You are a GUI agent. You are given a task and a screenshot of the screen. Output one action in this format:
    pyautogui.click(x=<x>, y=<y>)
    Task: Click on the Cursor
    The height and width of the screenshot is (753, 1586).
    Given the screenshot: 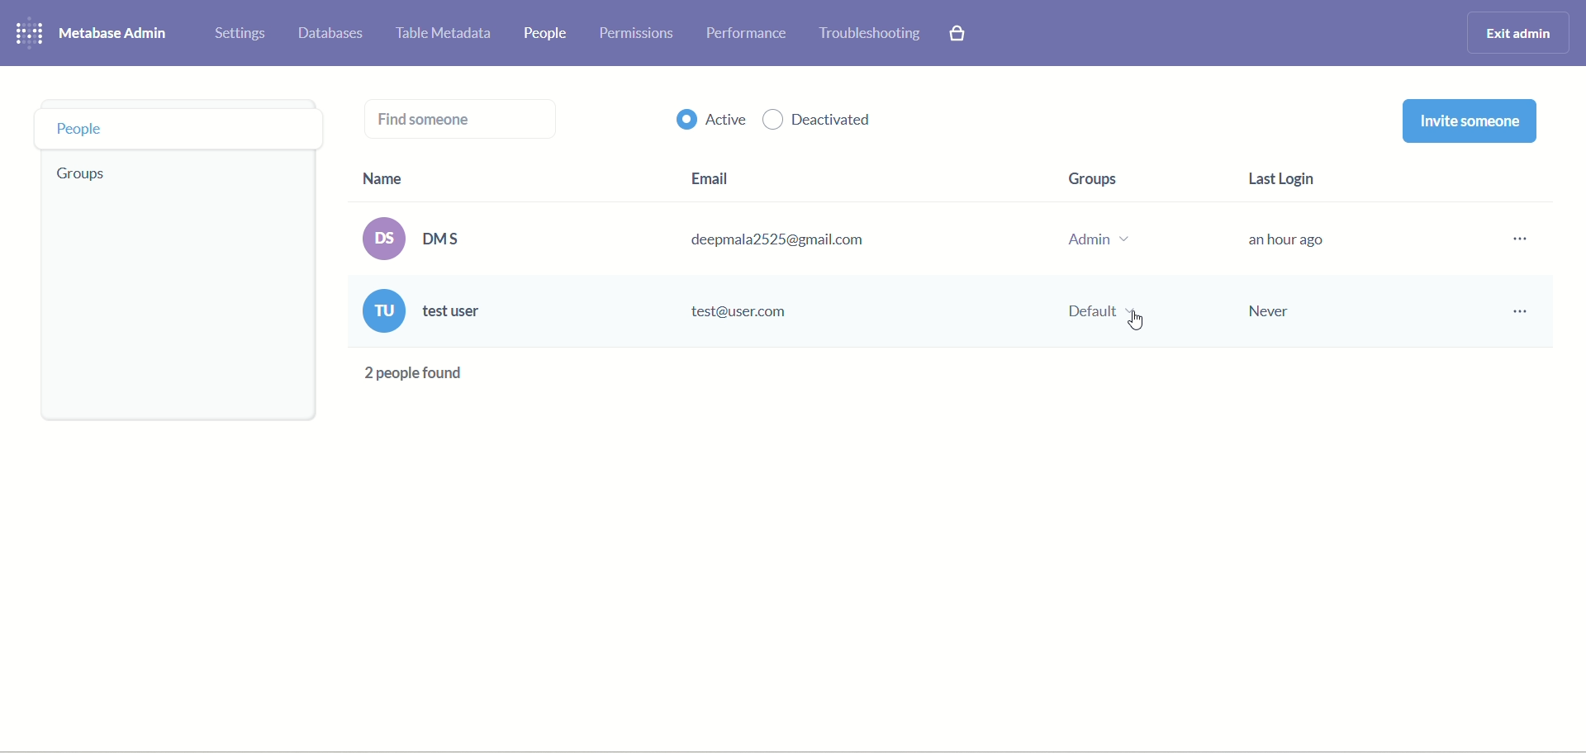 What is the action you would take?
    pyautogui.click(x=1142, y=320)
    